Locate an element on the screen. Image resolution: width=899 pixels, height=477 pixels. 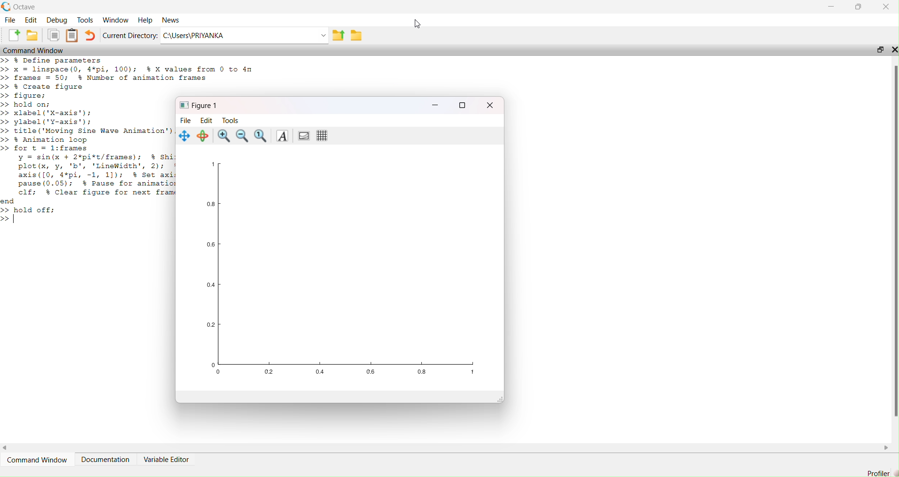
pw TR TREN AES ERITNSSEVENENENES.

>> x = linspace(0, 4*pi, 100); % X va.

>> frames = 50; 3% Number of animation

>> § Create figure

>> figure;

>> hold on;

>> xlabel('X-axis');

>> ylabel('¥-axis');

>> title('Moving Sine Wave Animation')

>> % Animation loop

>> for t = 1:frames
vy = sin(x + 2%pi*t/frames); % Shi
plot(x, y, 'b', 'LineWidth', 2);
axis ([0, 4*pi, -1, 11); % Set axi
pause (0.05); % Pause for animatioi
clf; & Clear figure for next fram

end

>> hold off;

>| is located at coordinates (88, 139).